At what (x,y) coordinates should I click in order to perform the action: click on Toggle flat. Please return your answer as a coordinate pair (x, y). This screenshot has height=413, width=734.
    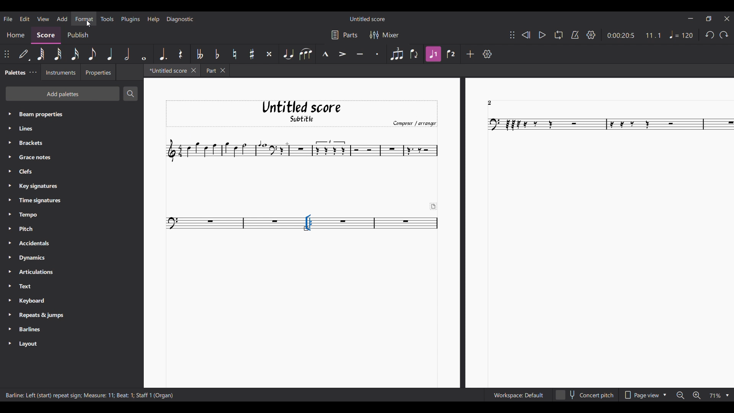
    Looking at the image, I should click on (217, 54).